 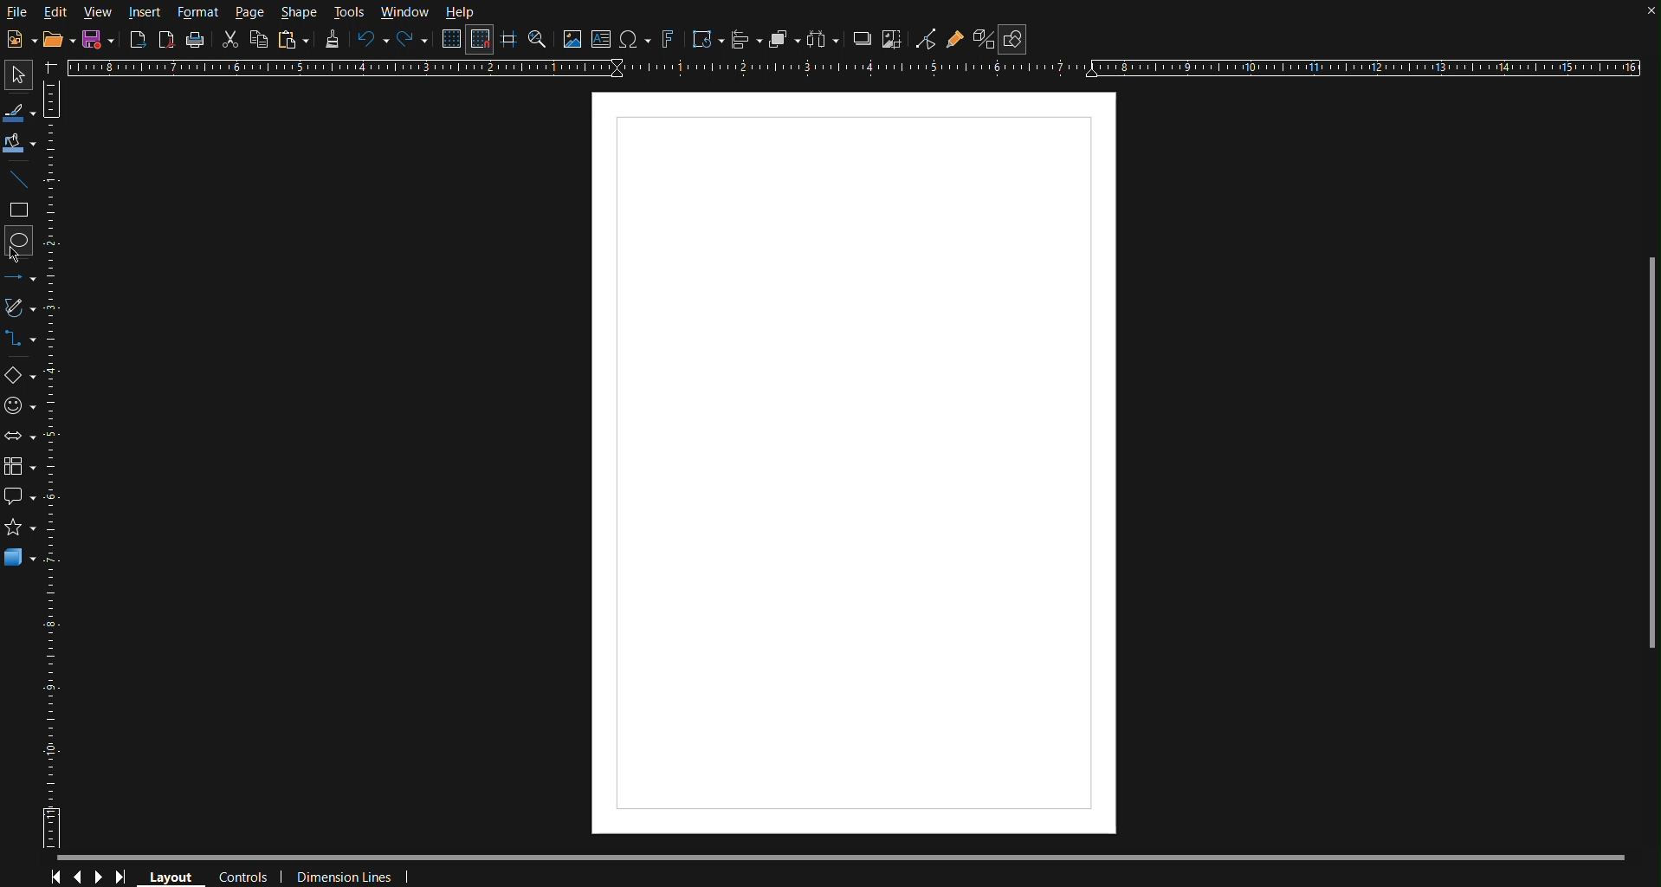 I want to click on Distribute objects, so click(x=828, y=41).